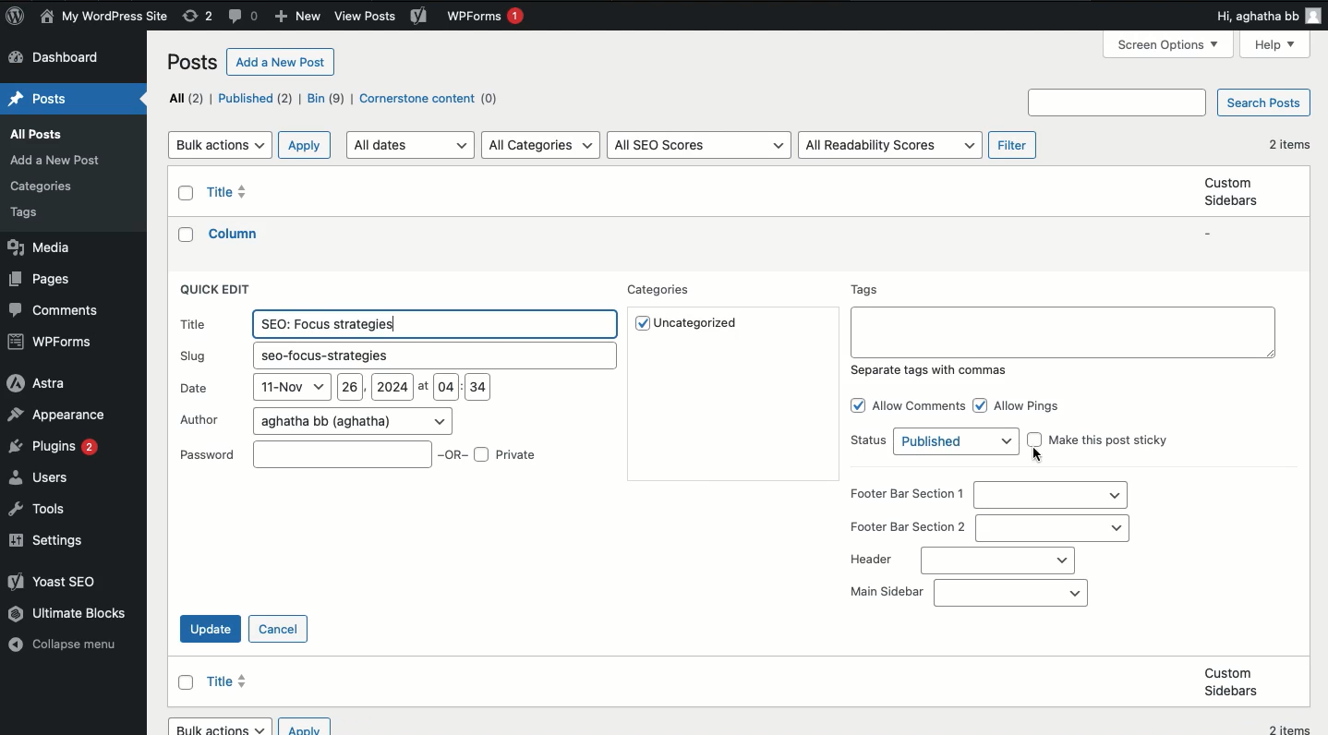 Image resolution: width=1328 pixels, height=735 pixels. Describe the element at coordinates (431, 354) in the screenshot. I see `Slug` at that location.